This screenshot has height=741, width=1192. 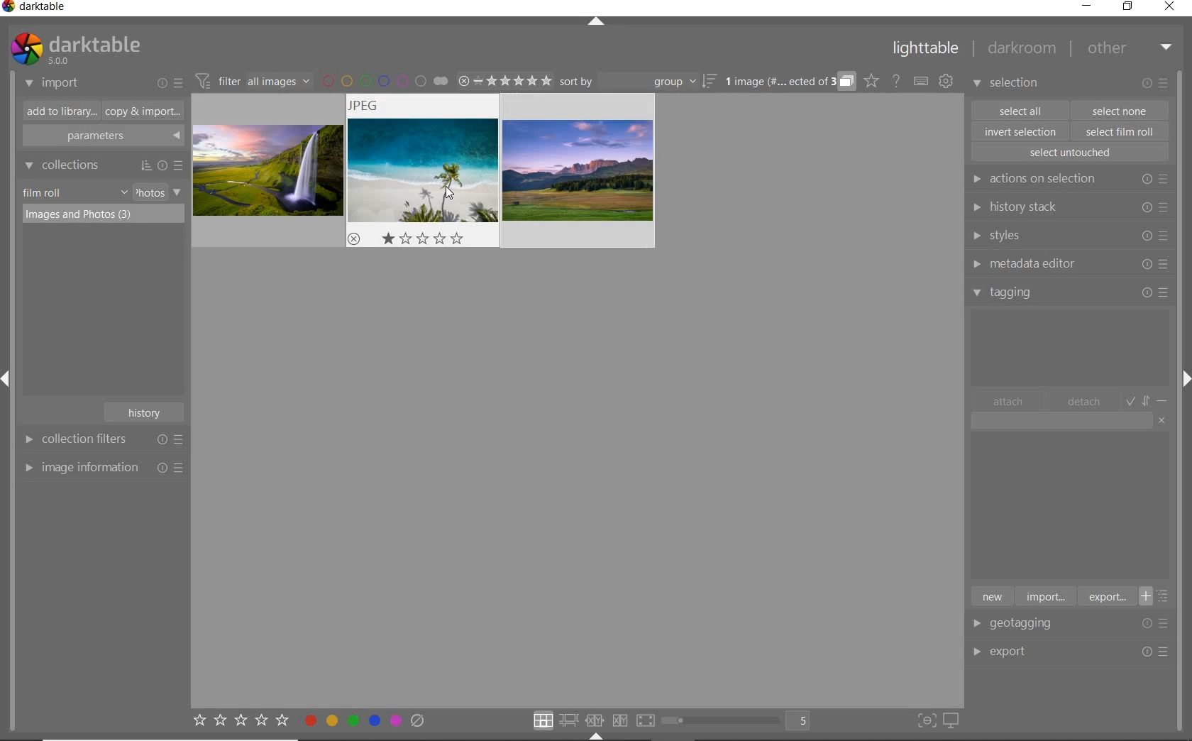 I want to click on select film roll, so click(x=1120, y=130).